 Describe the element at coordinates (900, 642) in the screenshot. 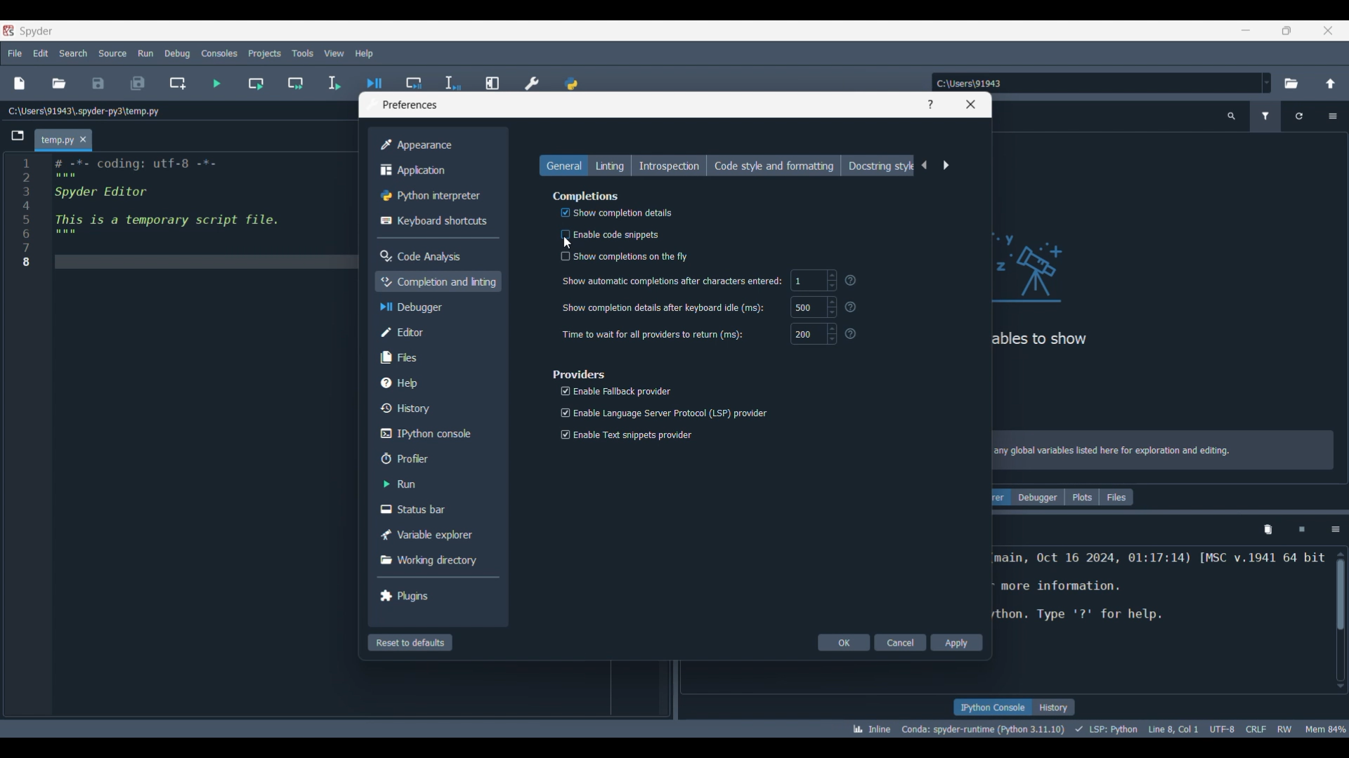

I see `Cancel` at that location.